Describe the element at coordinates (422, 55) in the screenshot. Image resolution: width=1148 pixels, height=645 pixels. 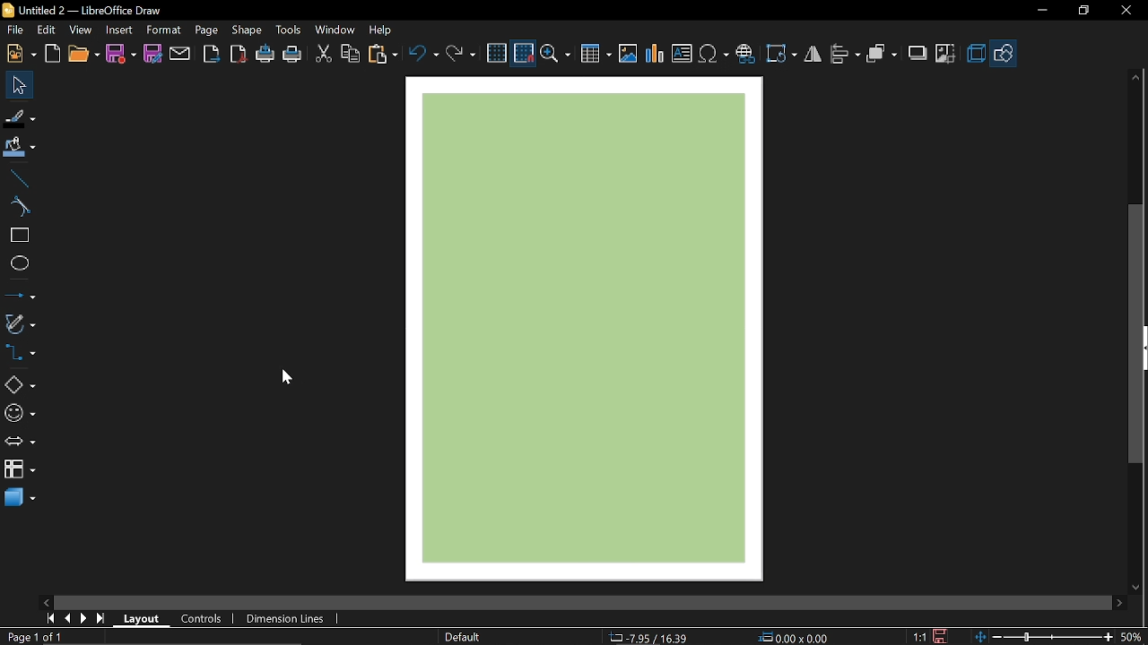
I see `UNdo` at that location.